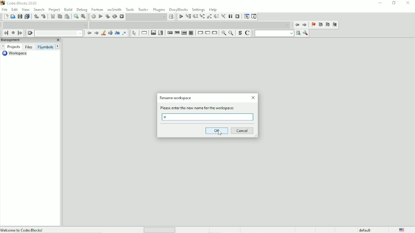 Image resolution: width=415 pixels, height=233 pixels. What do you see at coordinates (84, 16) in the screenshot?
I see `Replace` at bounding box center [84, 16].